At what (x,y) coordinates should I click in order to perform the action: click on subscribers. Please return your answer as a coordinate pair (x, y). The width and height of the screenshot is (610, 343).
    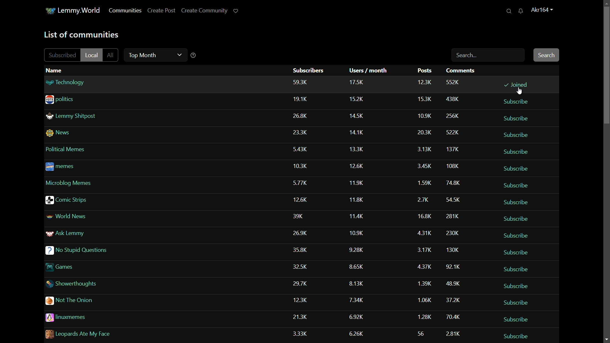
    Looking at the image, I should click on (303, 132).